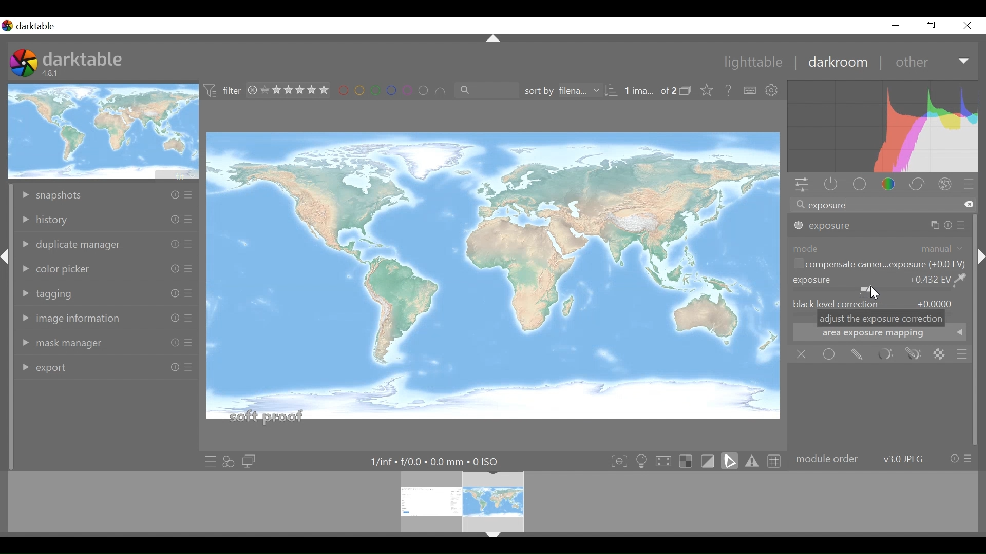  Describe the element at coordinates (492, 280) in the screenshot. I see `main editing area` at that location.